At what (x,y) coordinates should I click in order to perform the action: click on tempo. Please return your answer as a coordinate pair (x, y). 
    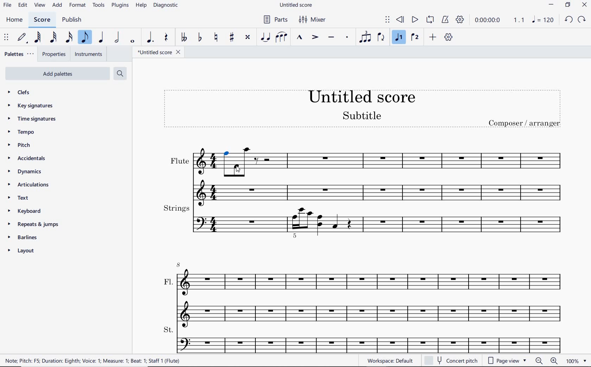
    Looking at the image, I should click on (21, 132).